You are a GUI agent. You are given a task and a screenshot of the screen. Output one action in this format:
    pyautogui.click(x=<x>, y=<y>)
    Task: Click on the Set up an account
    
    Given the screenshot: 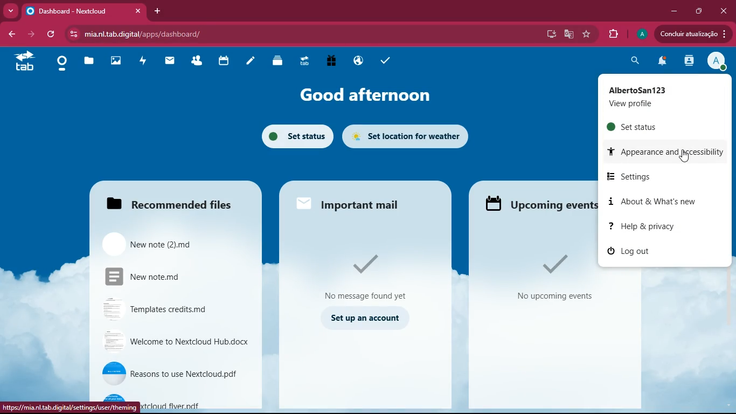 What is the action you would take?
    pyautogui.click(x=362, y=318)
    